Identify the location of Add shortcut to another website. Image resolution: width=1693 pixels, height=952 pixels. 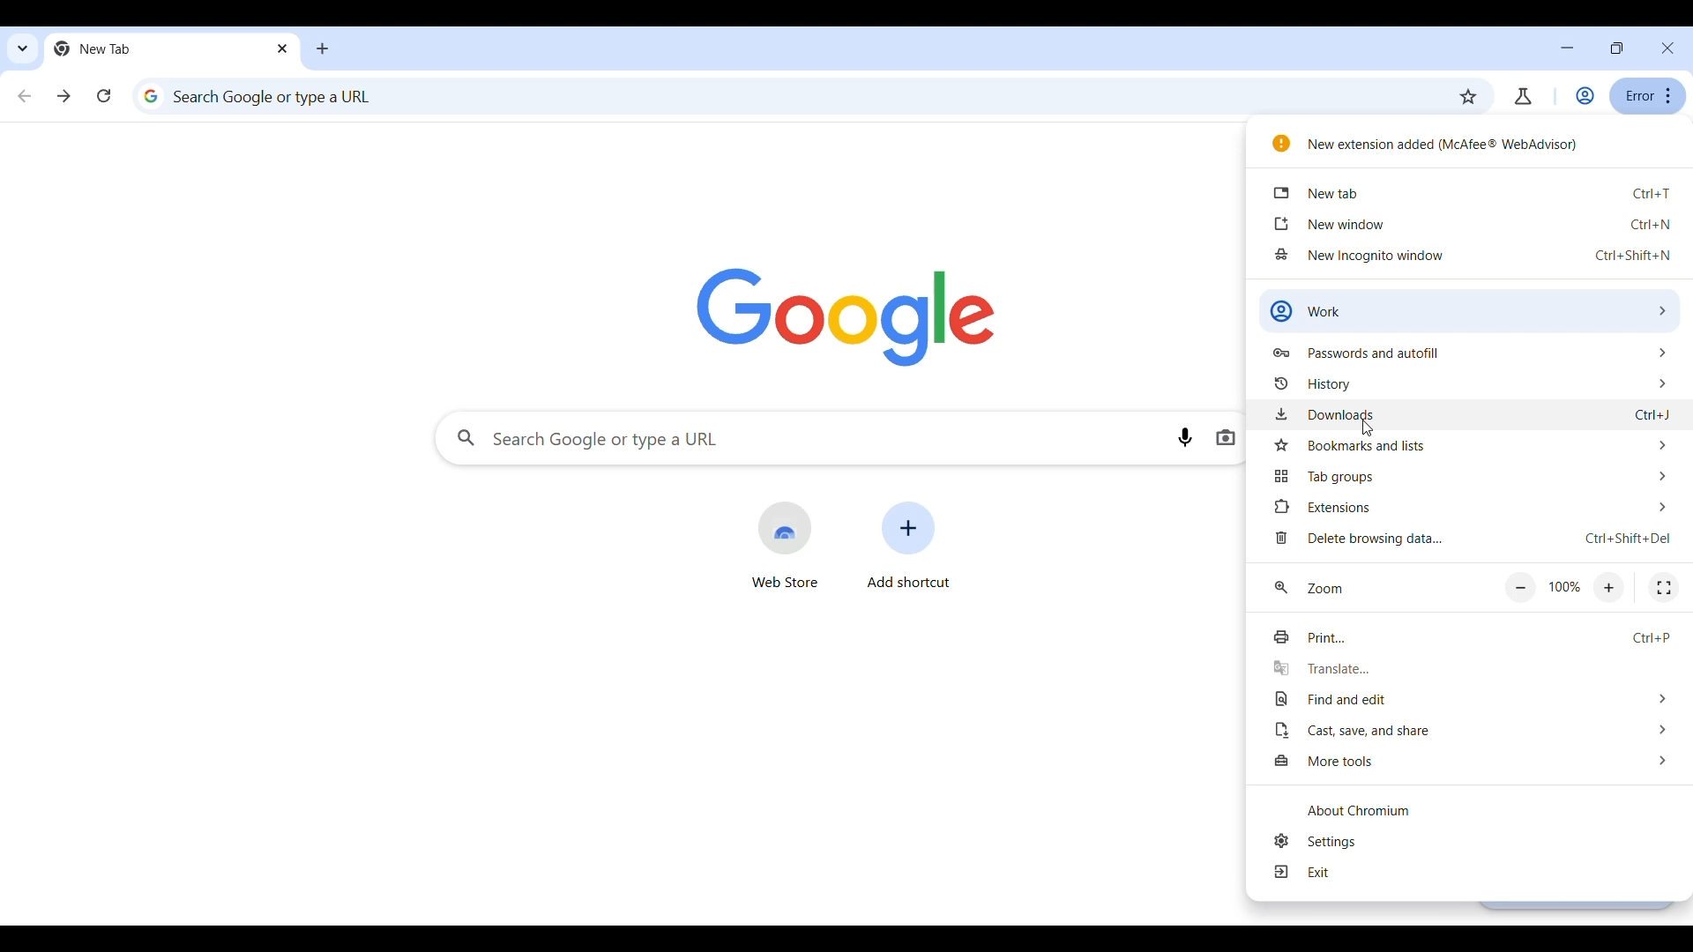
(907, 544).